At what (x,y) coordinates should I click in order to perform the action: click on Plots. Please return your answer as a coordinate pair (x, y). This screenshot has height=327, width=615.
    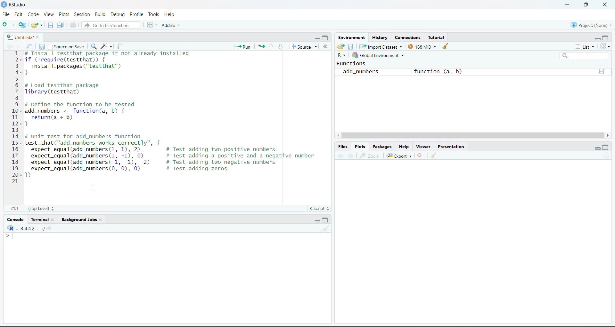
    Looking at the image, I should click on (65, 14).